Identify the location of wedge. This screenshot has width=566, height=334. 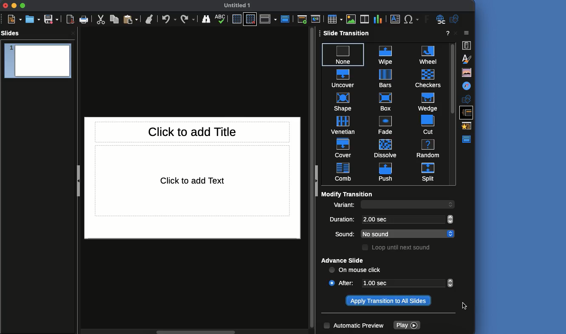
(426, 101).